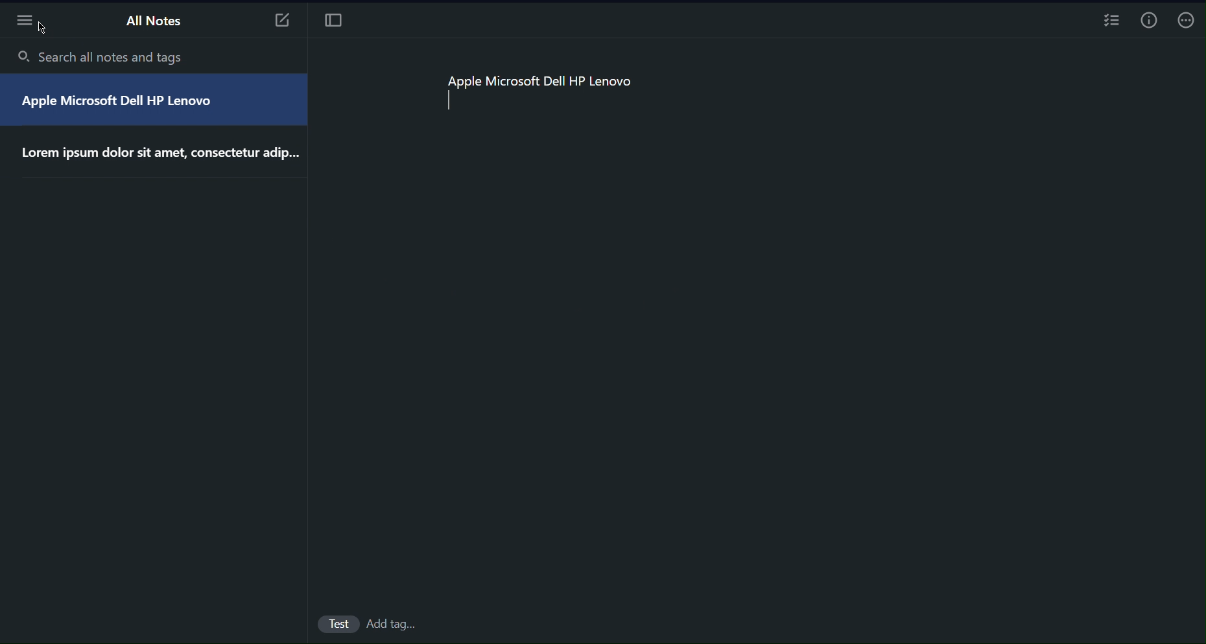  Describe the element at coordinates (124, 104) in the screenshot. I see `Apple Microsoft Dell HP Lenovo` at that location.